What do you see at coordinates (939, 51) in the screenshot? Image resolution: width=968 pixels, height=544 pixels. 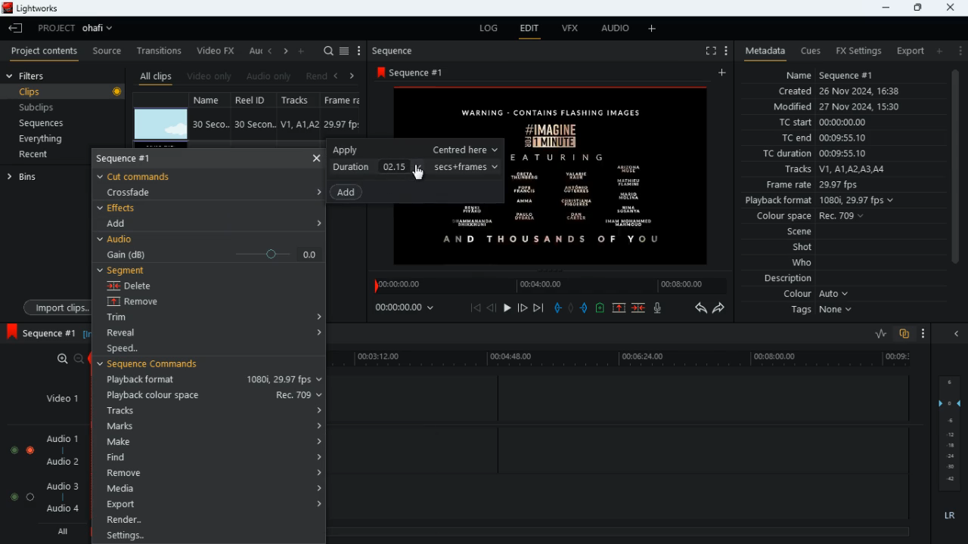 I see `add` at bounding box center [939, 51].